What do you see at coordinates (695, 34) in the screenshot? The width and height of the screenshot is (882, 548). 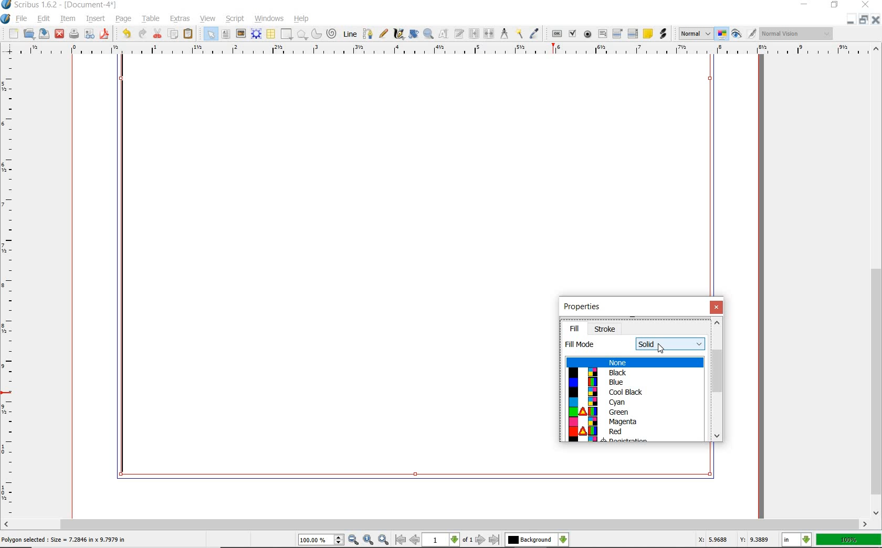 I see `Normal` at bounding box center [695, 34].